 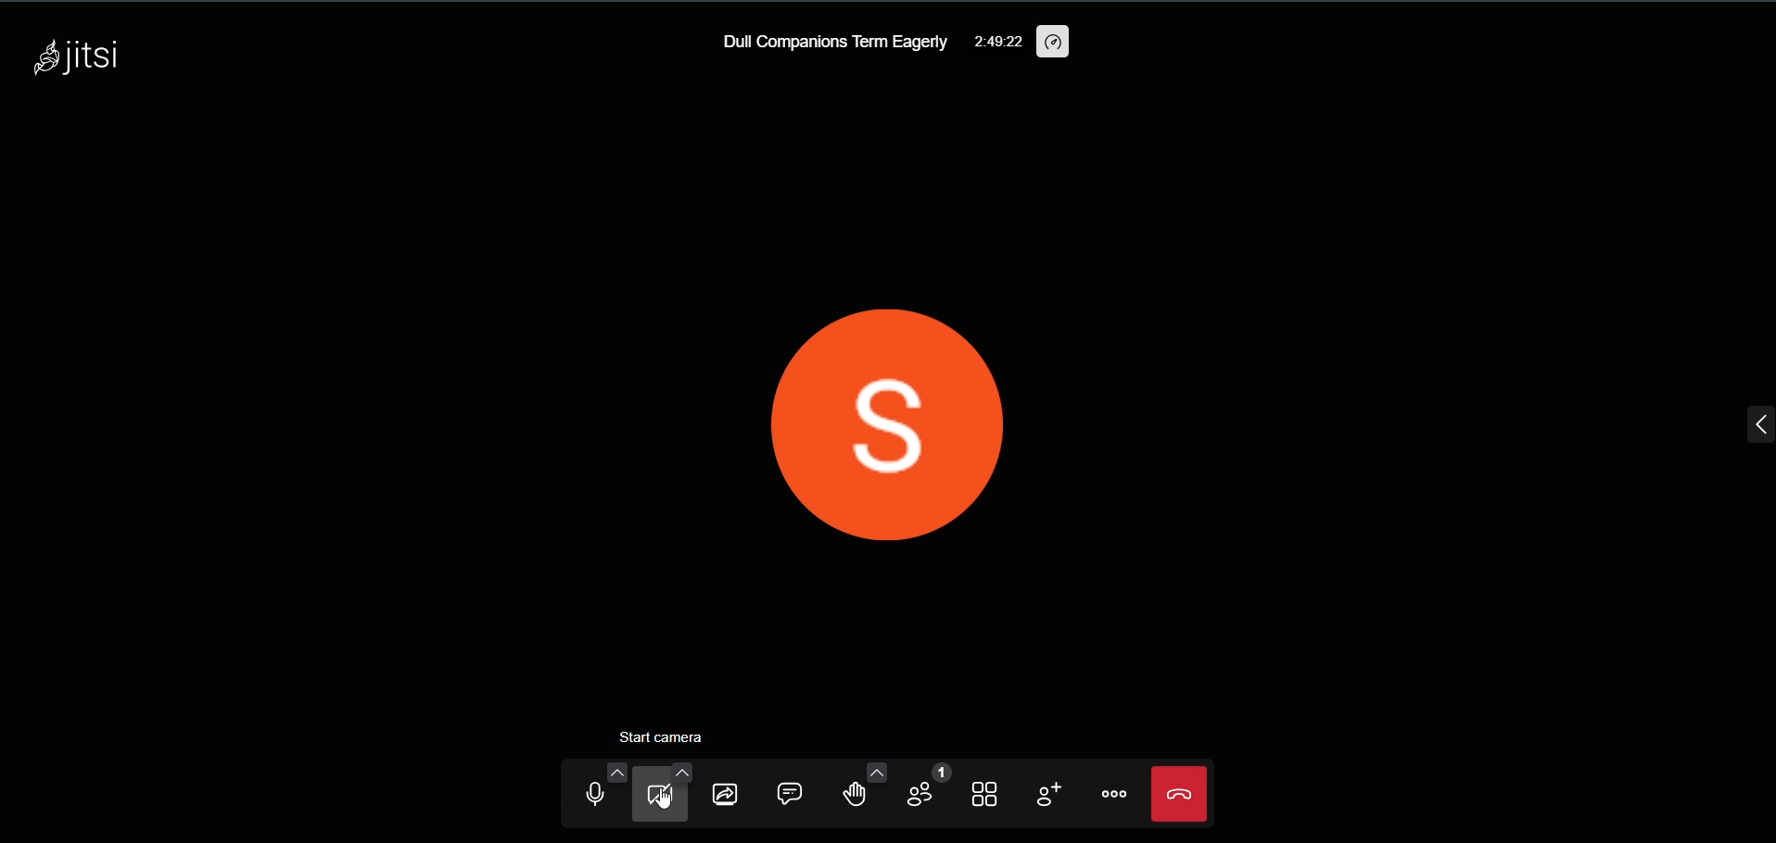 What do you see at coordinates (1111, 794) in the screenshot?
I see `more` at bounding box center [1111, 794].